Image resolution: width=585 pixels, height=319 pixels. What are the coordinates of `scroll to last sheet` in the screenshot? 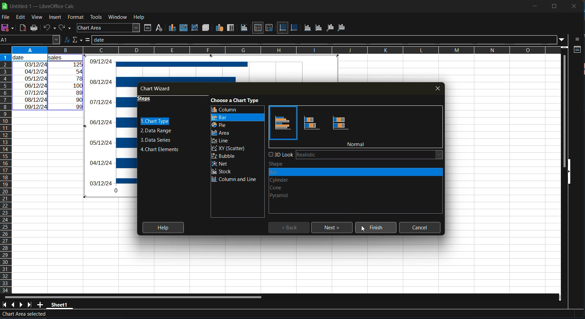 It's located at (31, 305).